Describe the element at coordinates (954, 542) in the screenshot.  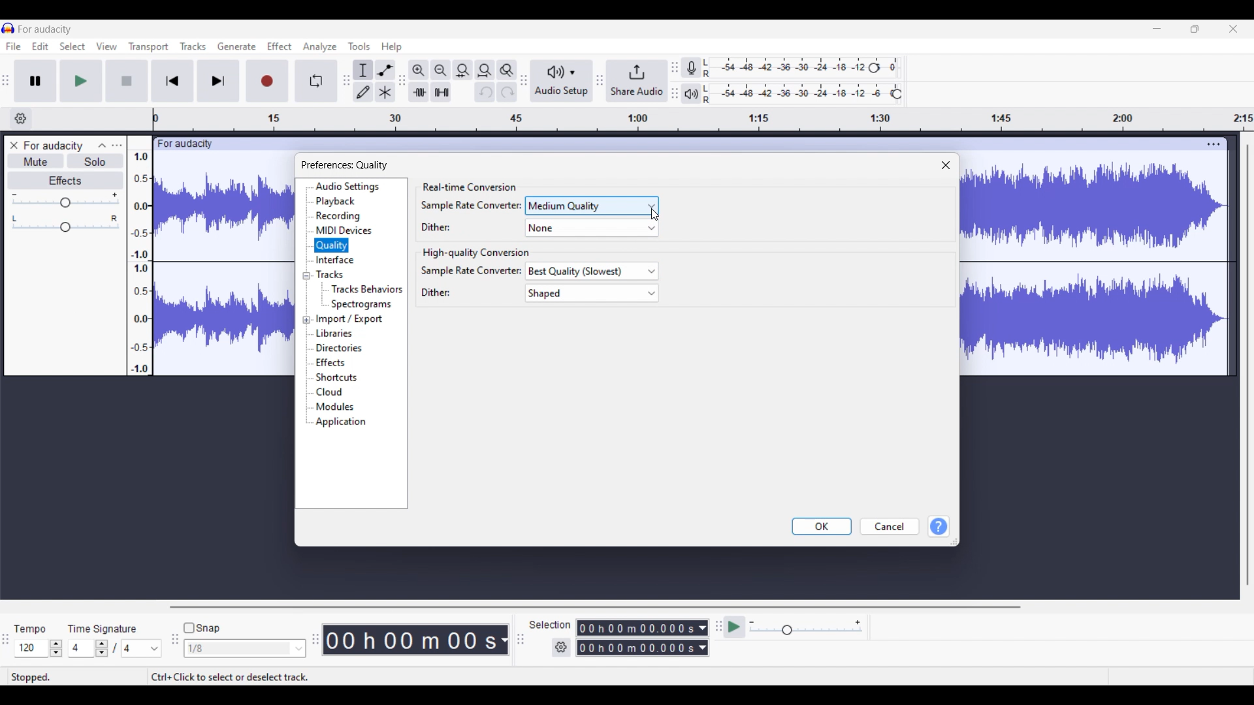
I see `Change dimension` at that location.